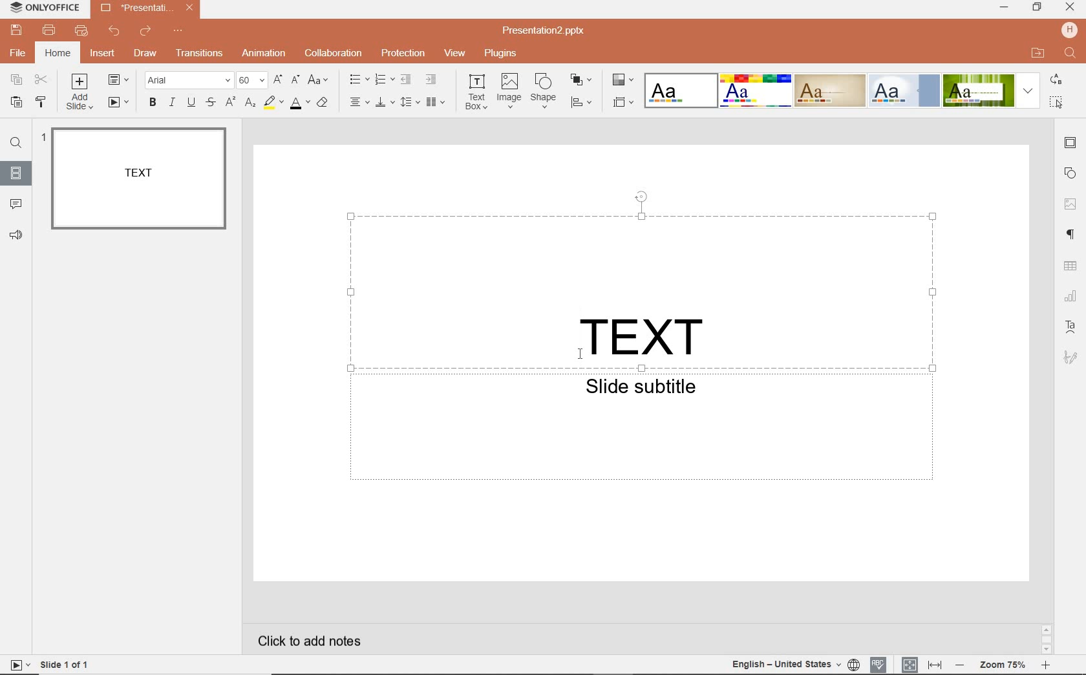 This screenshot has height=675, width=1086. What do you see at coordinates (17, 664) in the screenshot?
I see `star slide show` at bounding box center [17, 664].